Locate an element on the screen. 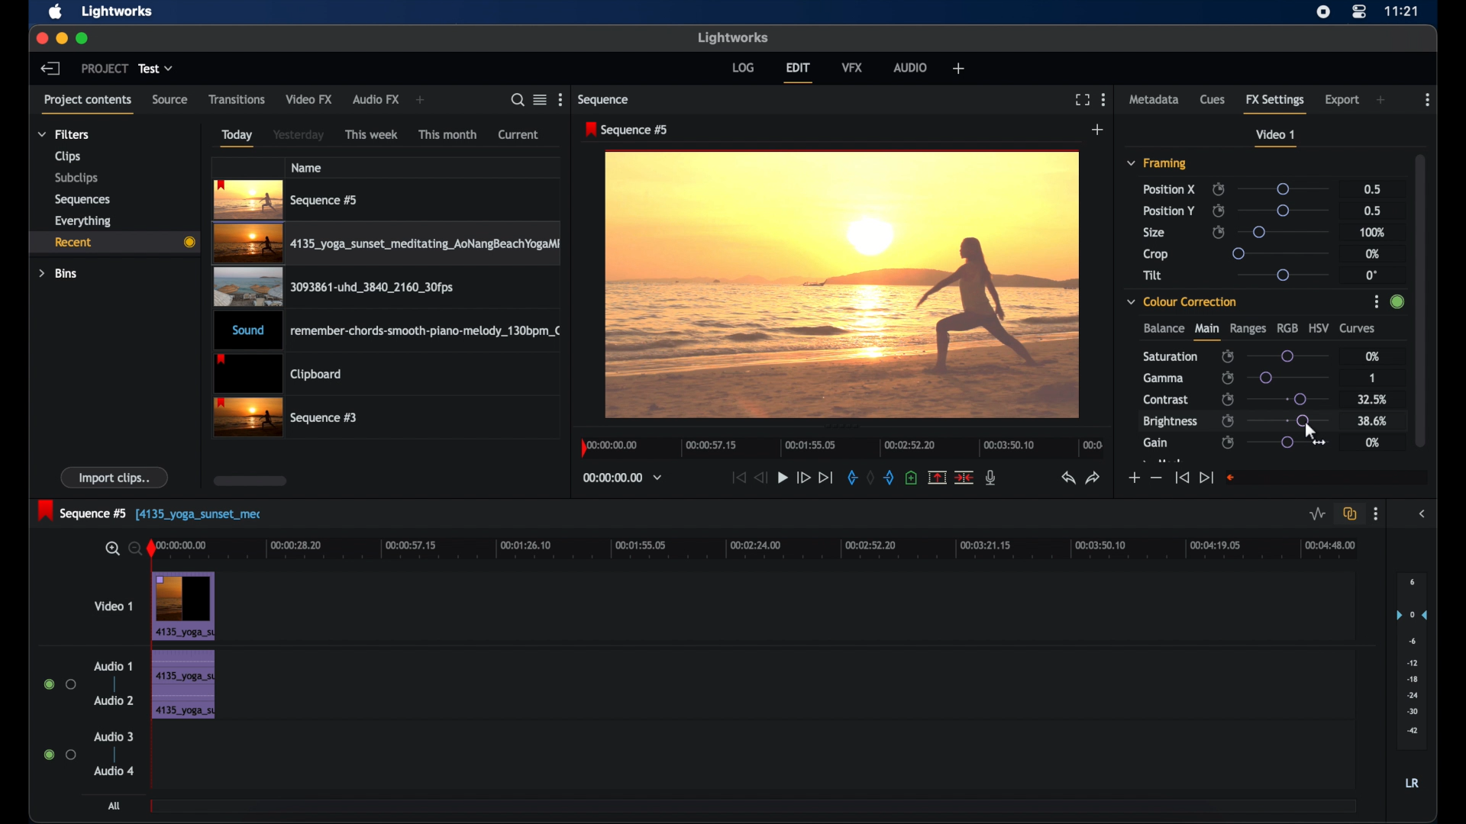  slider is located at coordinates (1284, 211).